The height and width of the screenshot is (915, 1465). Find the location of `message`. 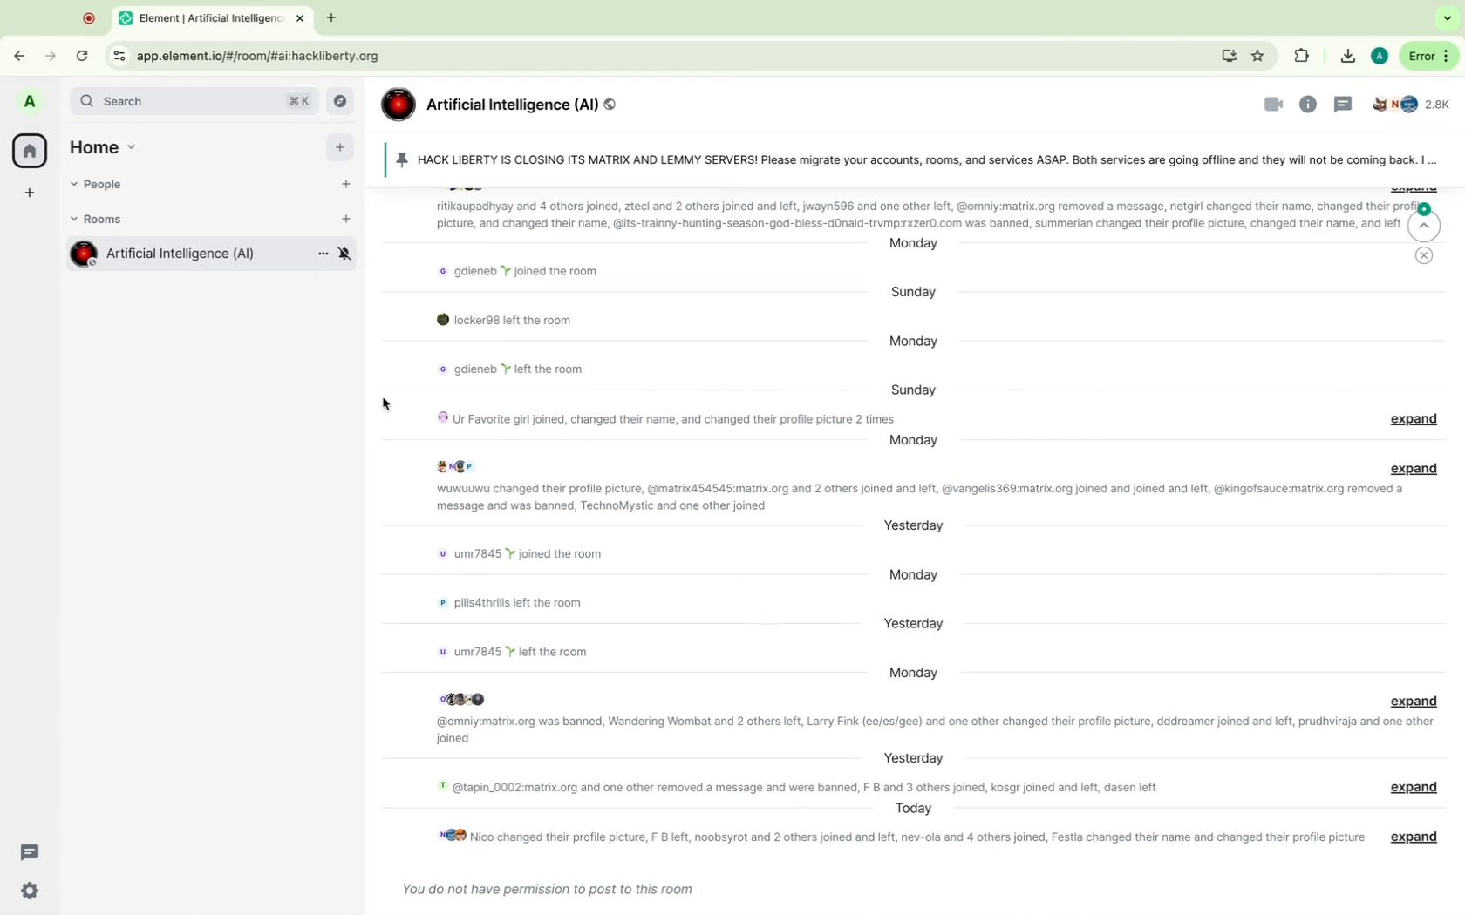

message is located at coordinates (1412, 837).